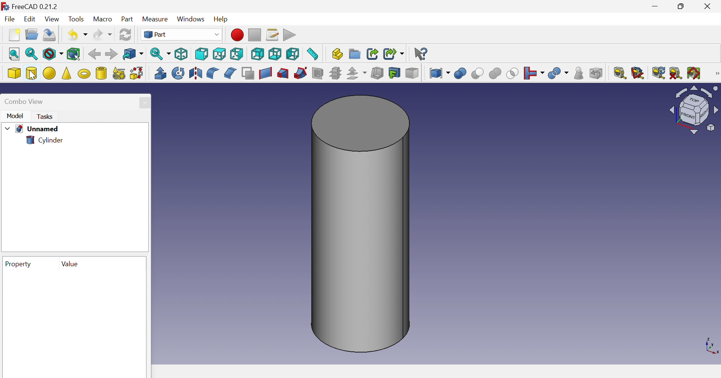 This screenshot has height=378, width=721. Describe the element at coordinates (361, 223) in the screenshot. I see `Cylinder shape` at that location.